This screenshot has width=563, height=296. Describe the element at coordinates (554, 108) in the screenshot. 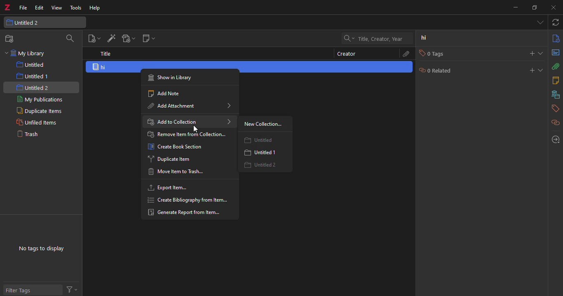

I see `tags` at that location.